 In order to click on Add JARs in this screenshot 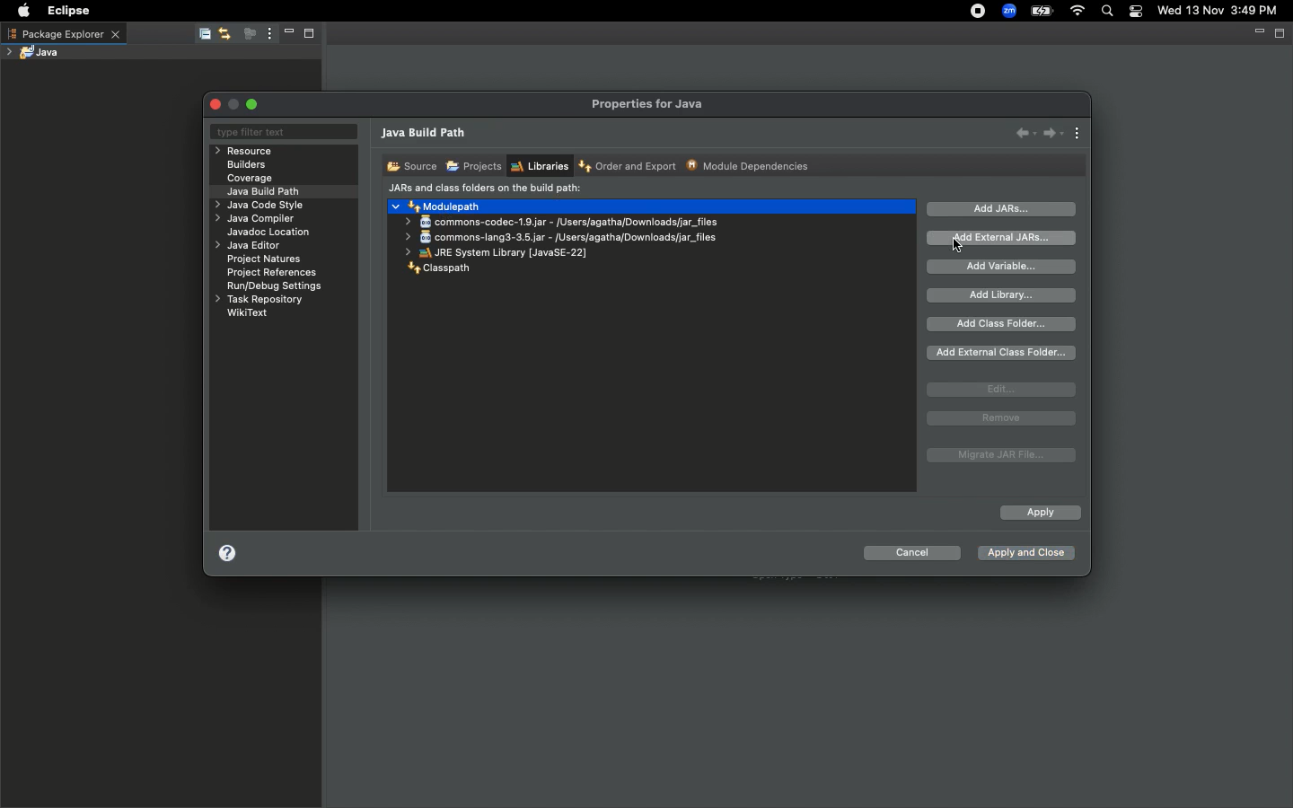, I will do `click(1002, 209)`.